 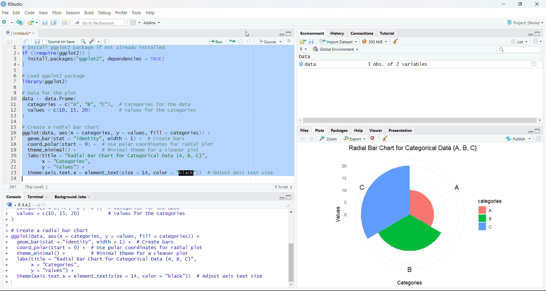 What do you see at coordinates (249, 41) in the screenshot?
I see `go to next section/chunk` at bounding box center [249, 41].